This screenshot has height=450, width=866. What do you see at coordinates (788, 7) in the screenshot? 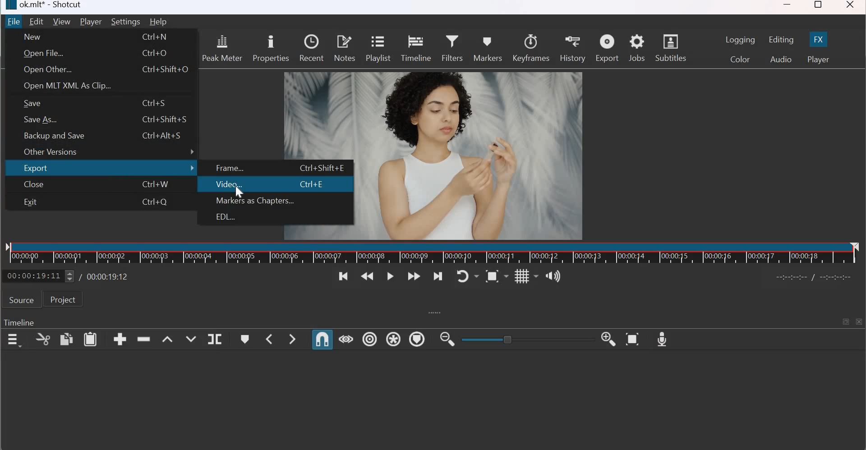
I see `Minimize` at bounding box center [788, 7].